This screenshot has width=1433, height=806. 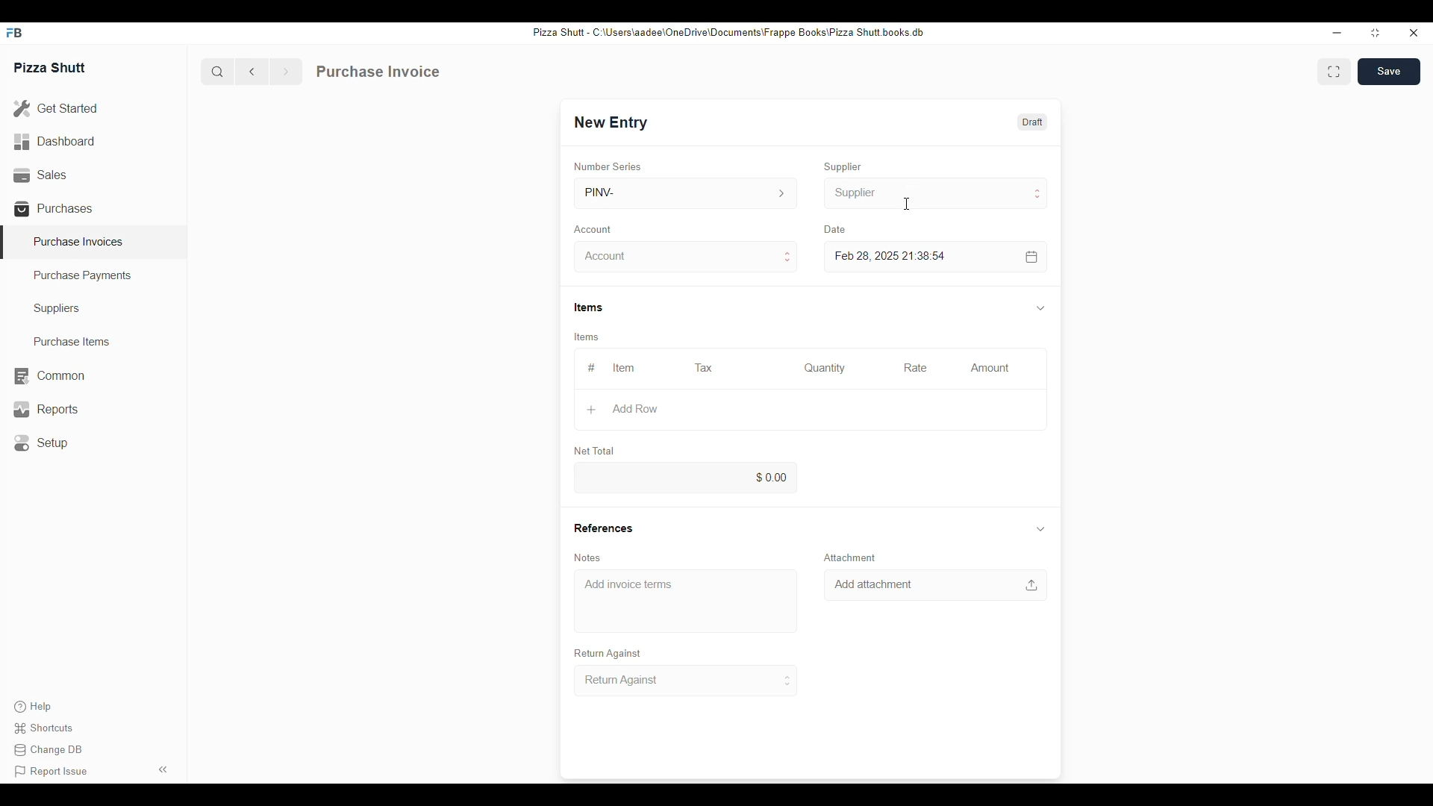 I want to click on Item, so click(x=625, y=369).